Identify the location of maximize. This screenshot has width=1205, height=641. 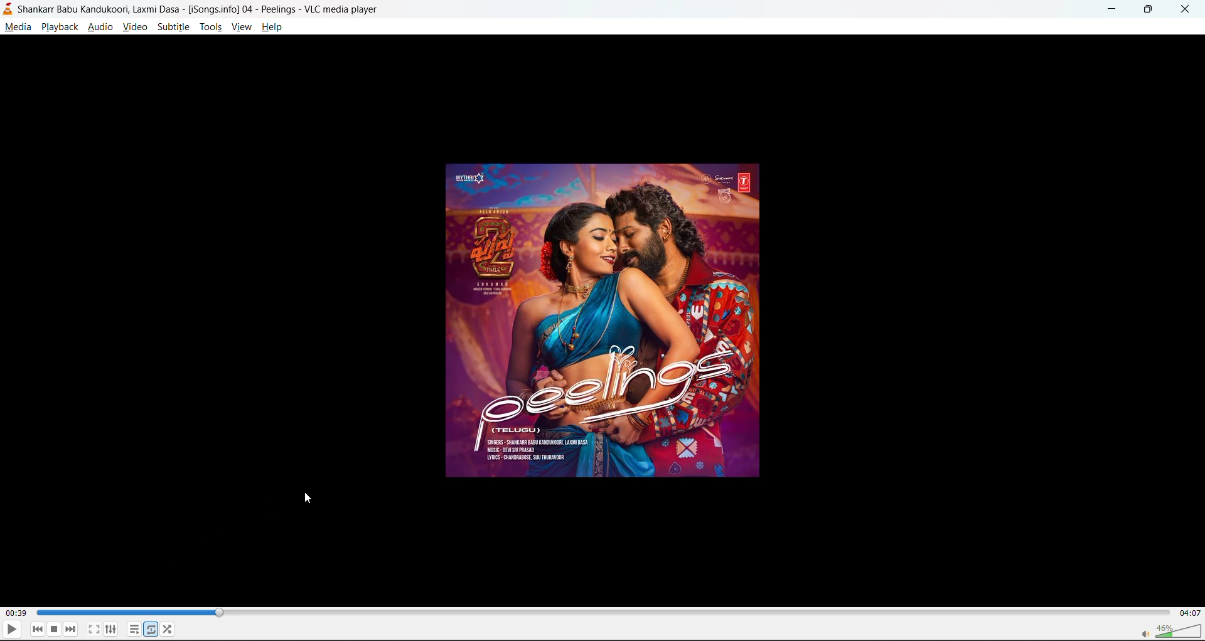
(1149, 11).